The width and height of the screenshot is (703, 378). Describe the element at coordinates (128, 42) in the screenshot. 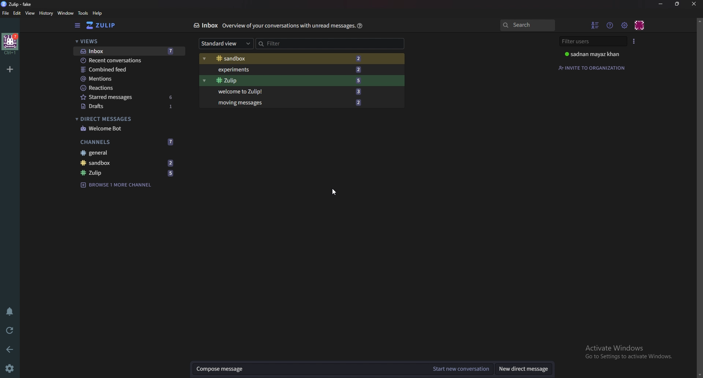

I see `Views` at that location.